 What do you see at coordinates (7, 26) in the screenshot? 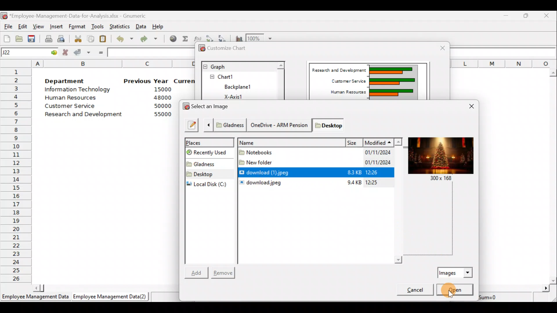
I see `File` at bounding box center [7, 26].